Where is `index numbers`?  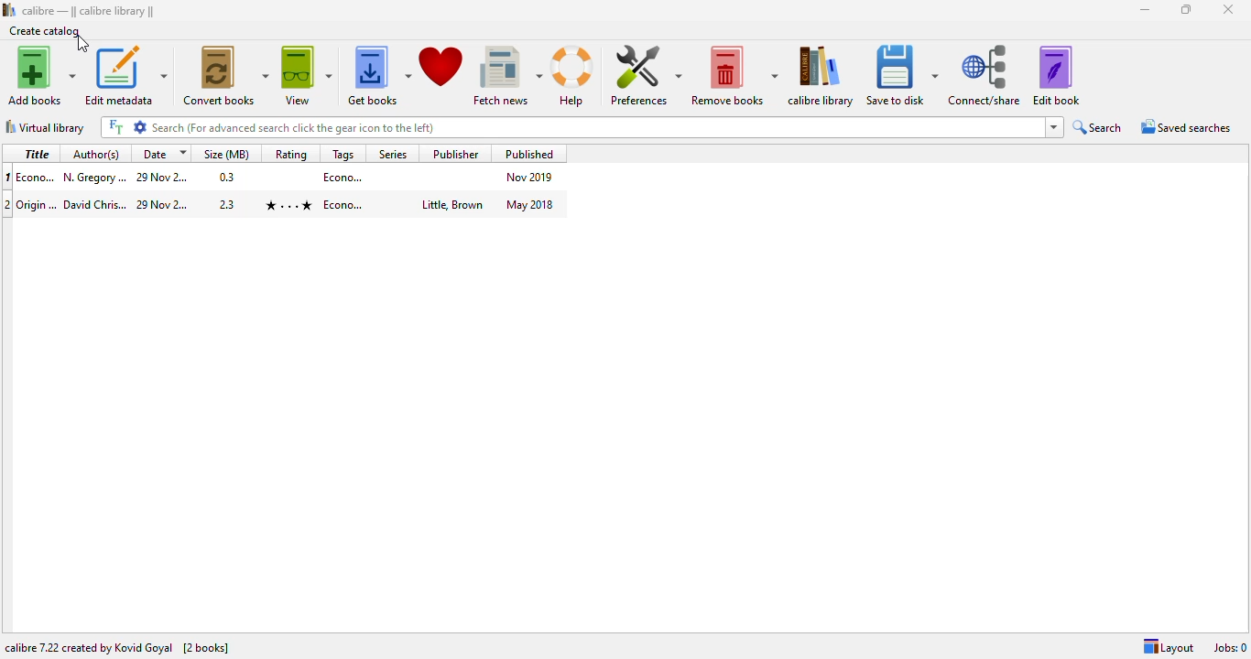 index numbers is located at coordinates (6, 190).